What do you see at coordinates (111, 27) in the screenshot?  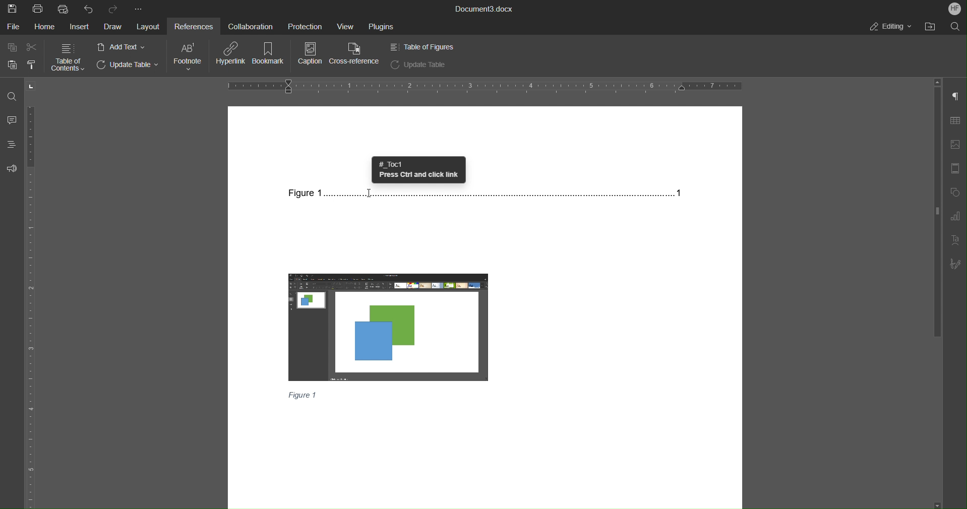 I see `Draw` at bounding box center [111, 27].